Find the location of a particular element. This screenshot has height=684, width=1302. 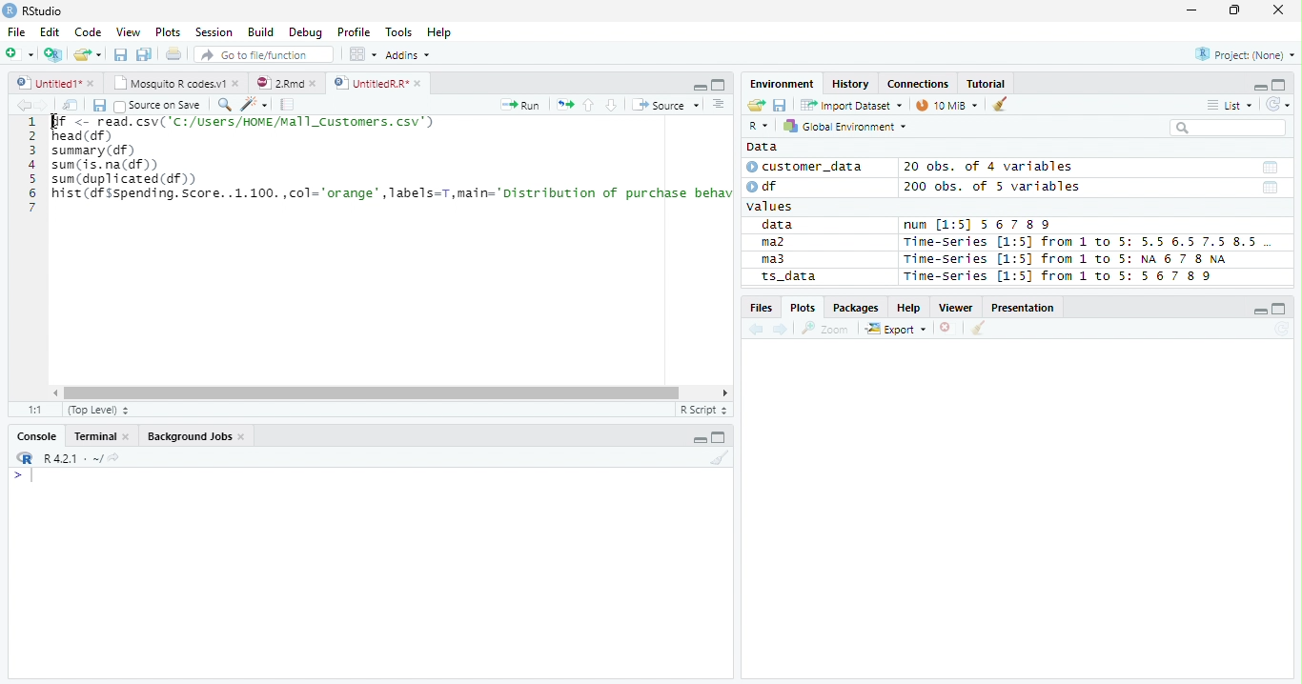

Previous is located at coordinates (21, 105).